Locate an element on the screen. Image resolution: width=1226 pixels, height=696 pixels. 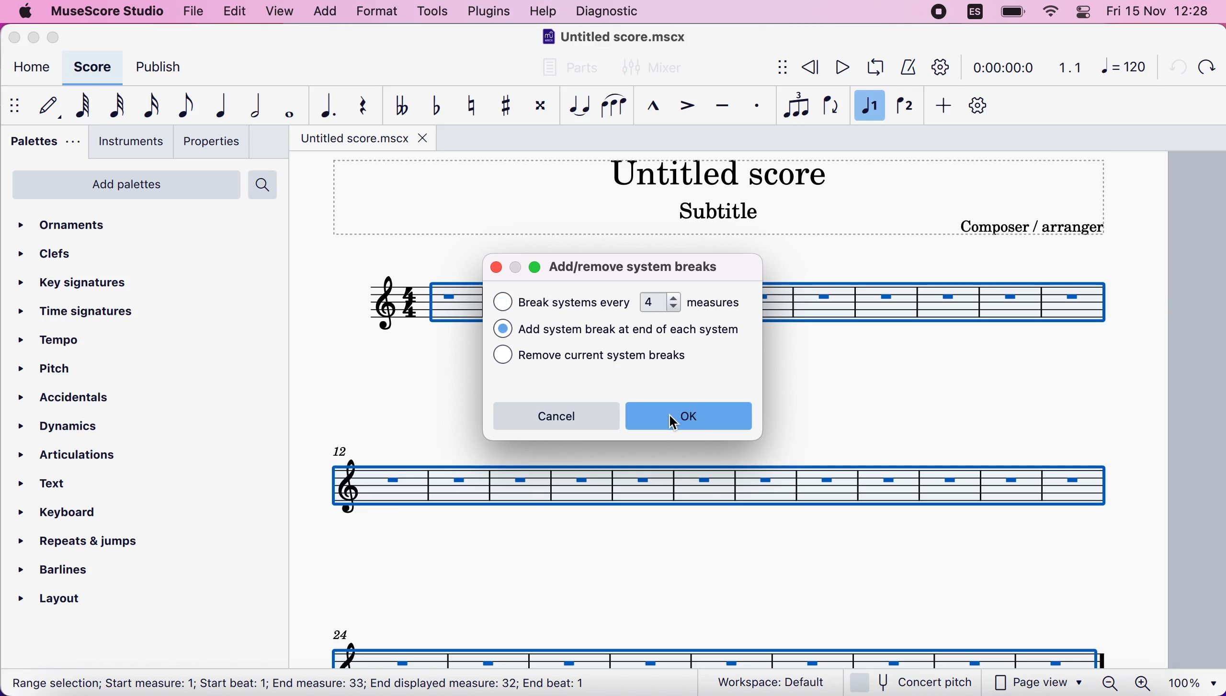
plugins is located at coordinates (487, 11).